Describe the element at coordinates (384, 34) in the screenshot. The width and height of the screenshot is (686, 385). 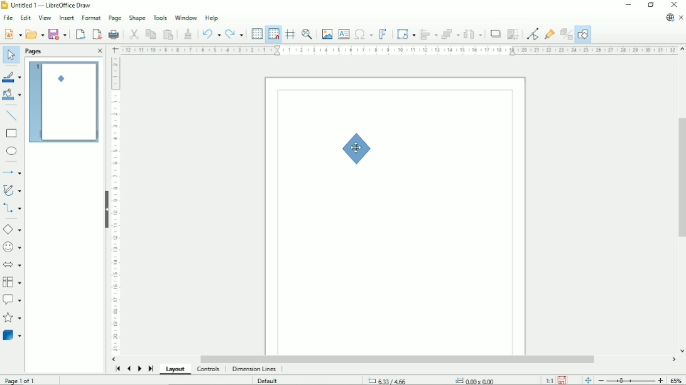
I see `Insert fontwork text` at that location.